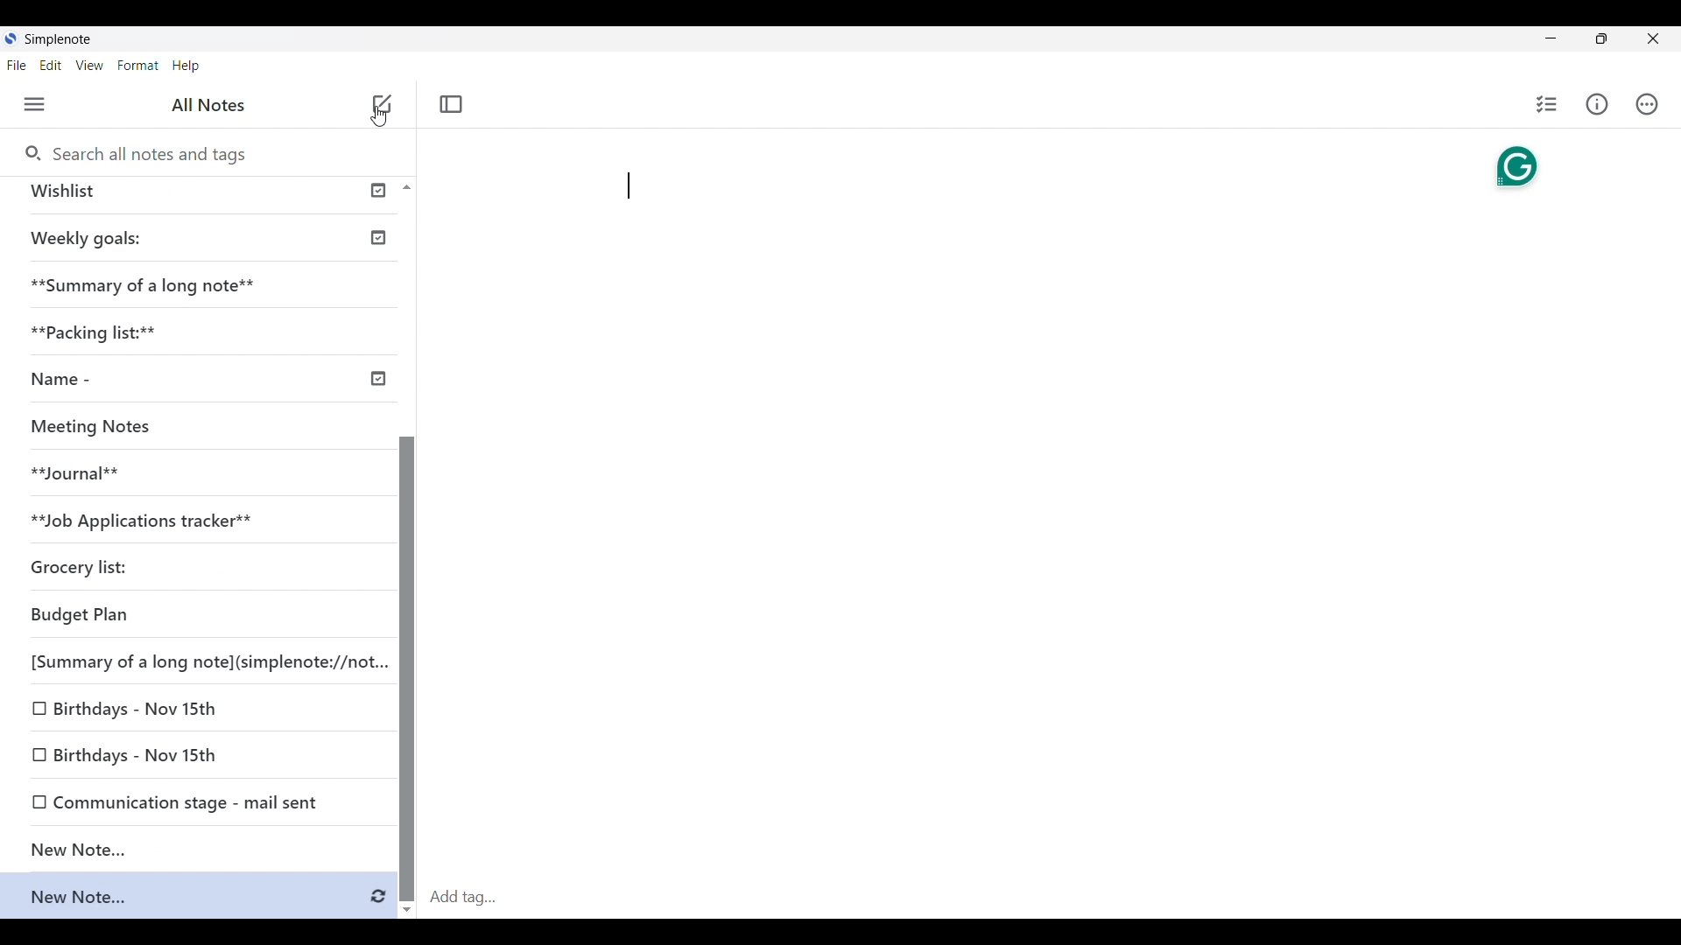  I want to click on refresh, so click(376, 898).